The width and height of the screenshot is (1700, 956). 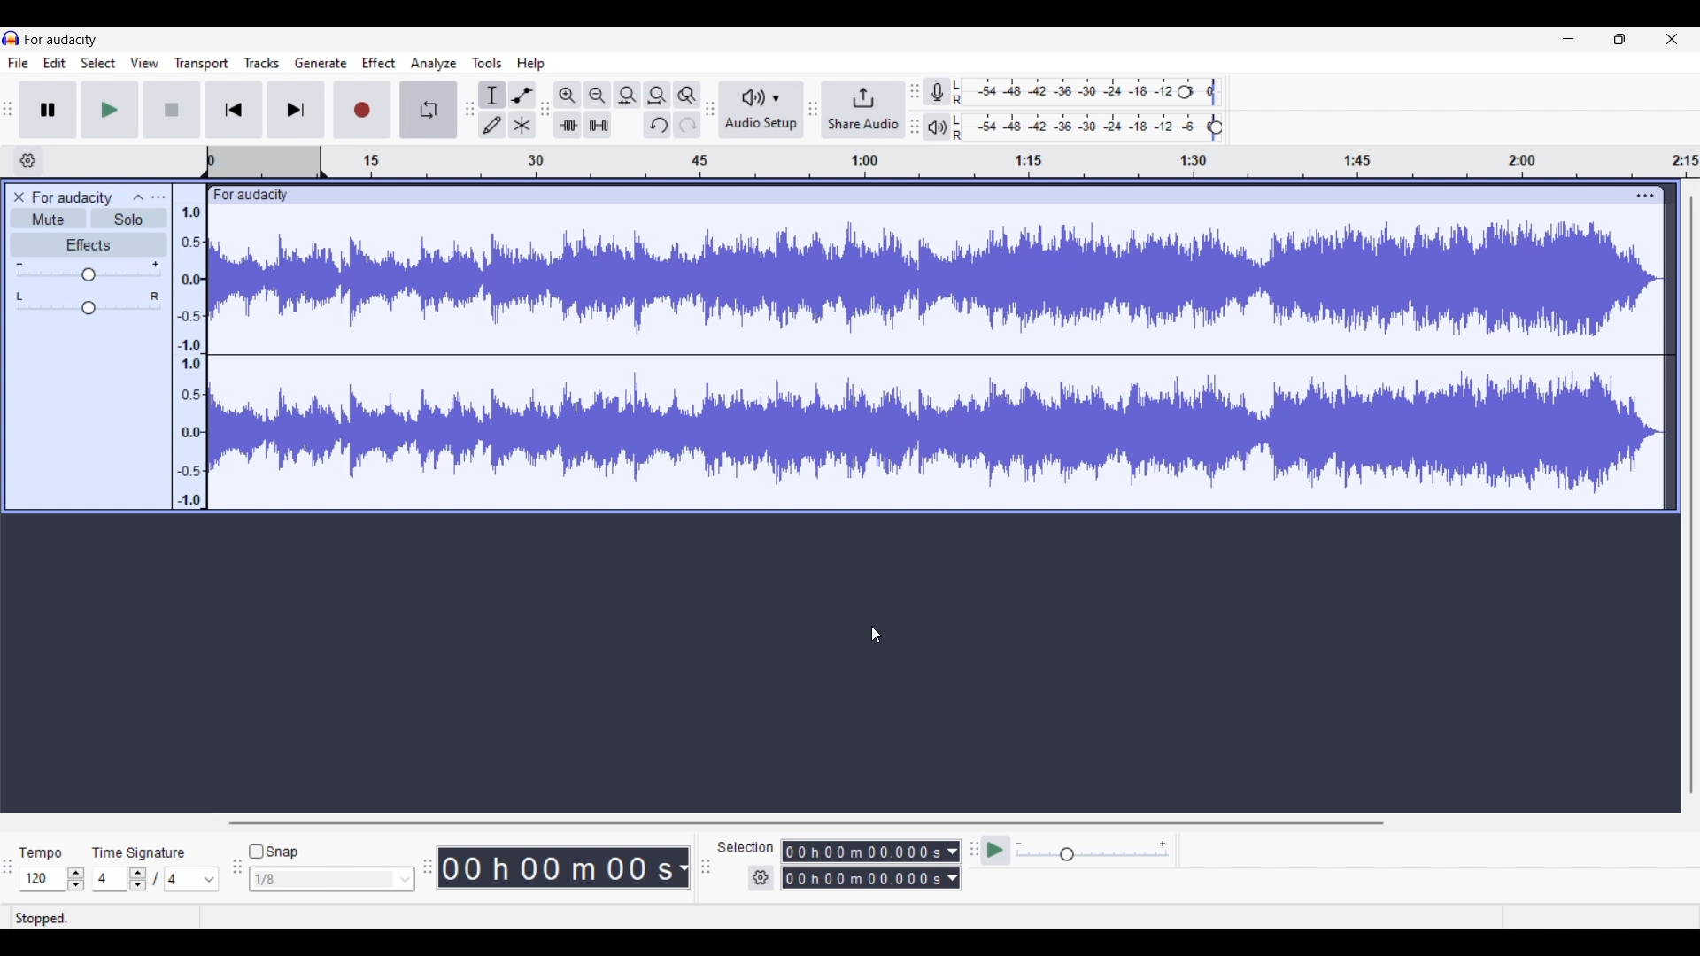 What do you see at coordinates (1568, 39) in the screenshot?
I see `Minimize` at bounding box center [1568, 39].